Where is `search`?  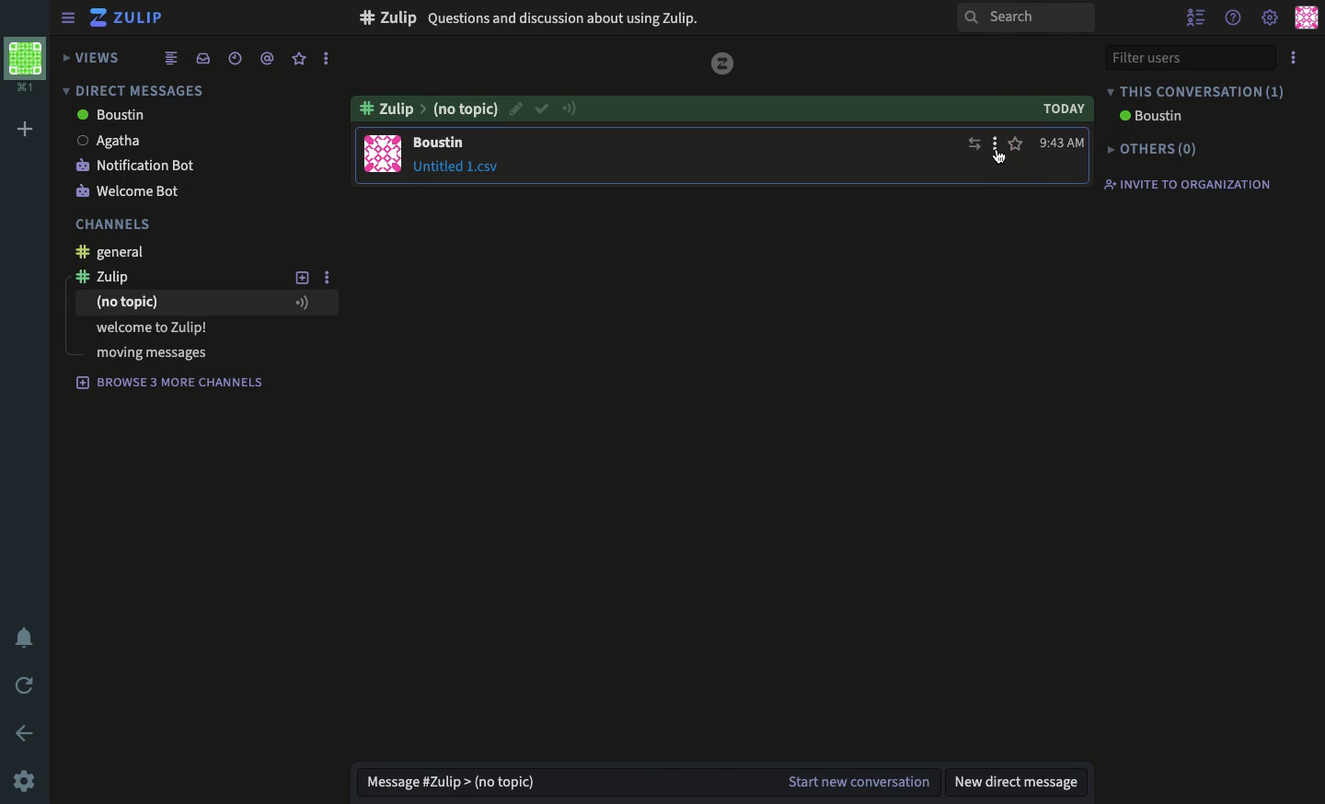 search is located at coordinates (1025, 18).